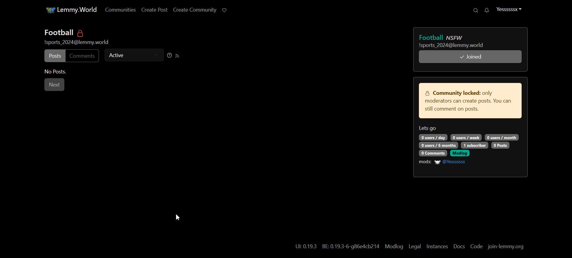 This screenshot has height=258, width=572. I want to click on Modlog, so click(391, 246).